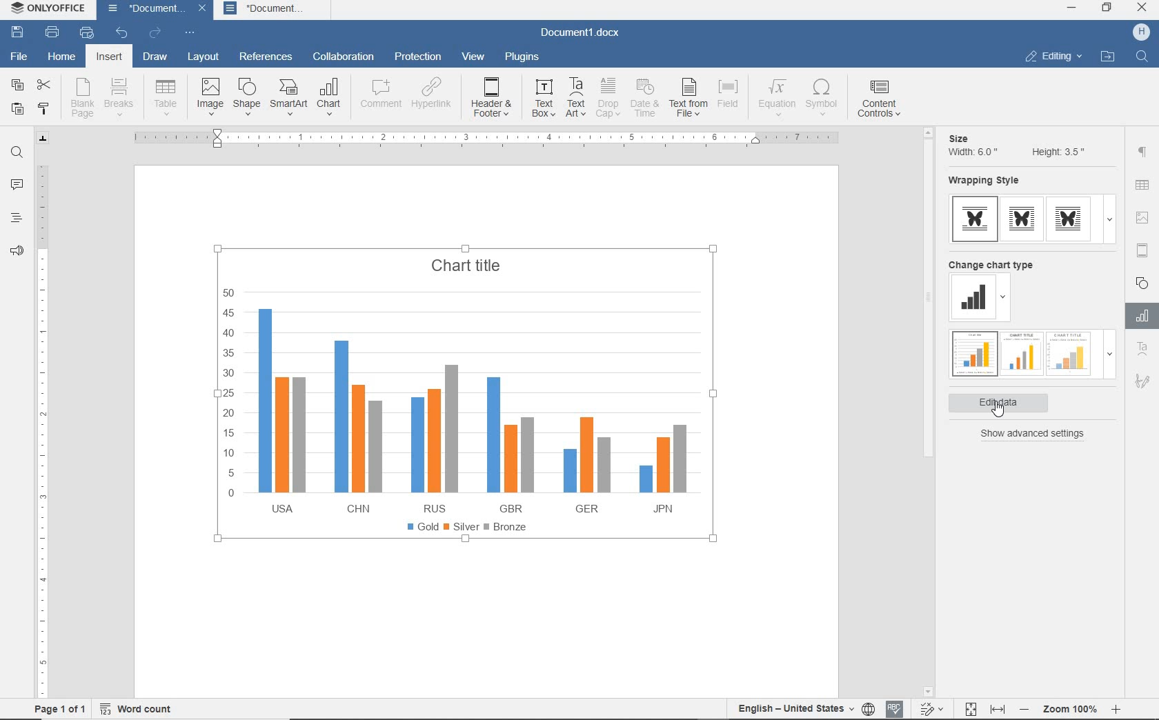 This screenshot has height=720, width=1159. What do you see at coordinates (210, 97) in the screenshot?
I see `image` at bounding box center [210, 97].